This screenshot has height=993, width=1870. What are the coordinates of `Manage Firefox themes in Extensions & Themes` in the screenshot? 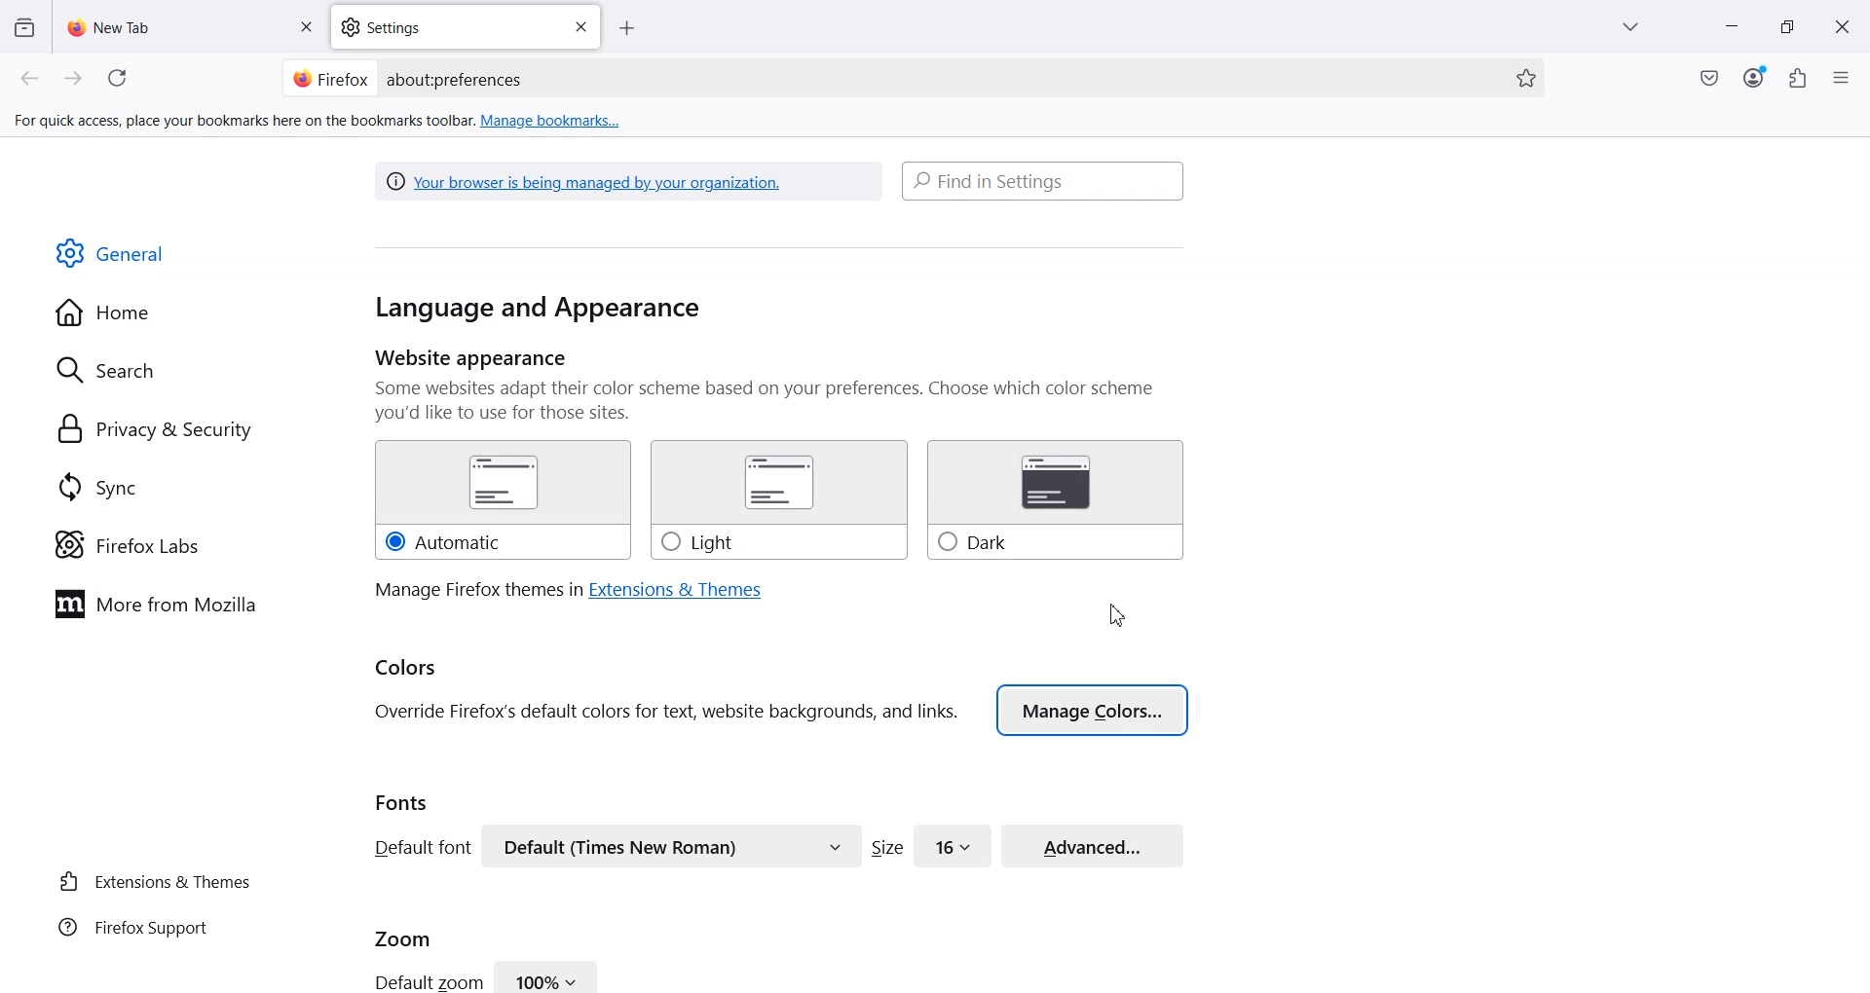 It's located at (568, 590).